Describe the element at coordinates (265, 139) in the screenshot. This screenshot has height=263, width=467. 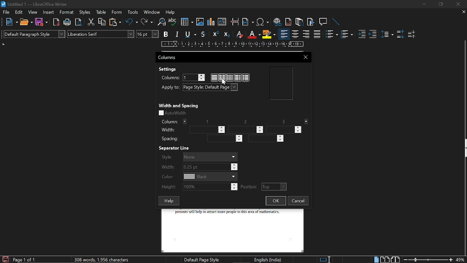
I see `Spacing 2` at that location.